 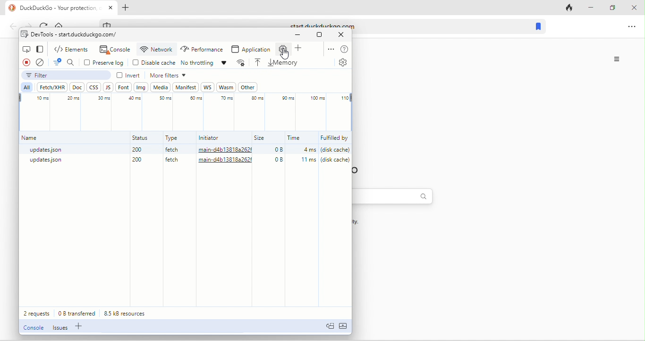 What do you see at coordinates (251, 48) in the screenshot?
I see `application` at bounding box center [251, 48].